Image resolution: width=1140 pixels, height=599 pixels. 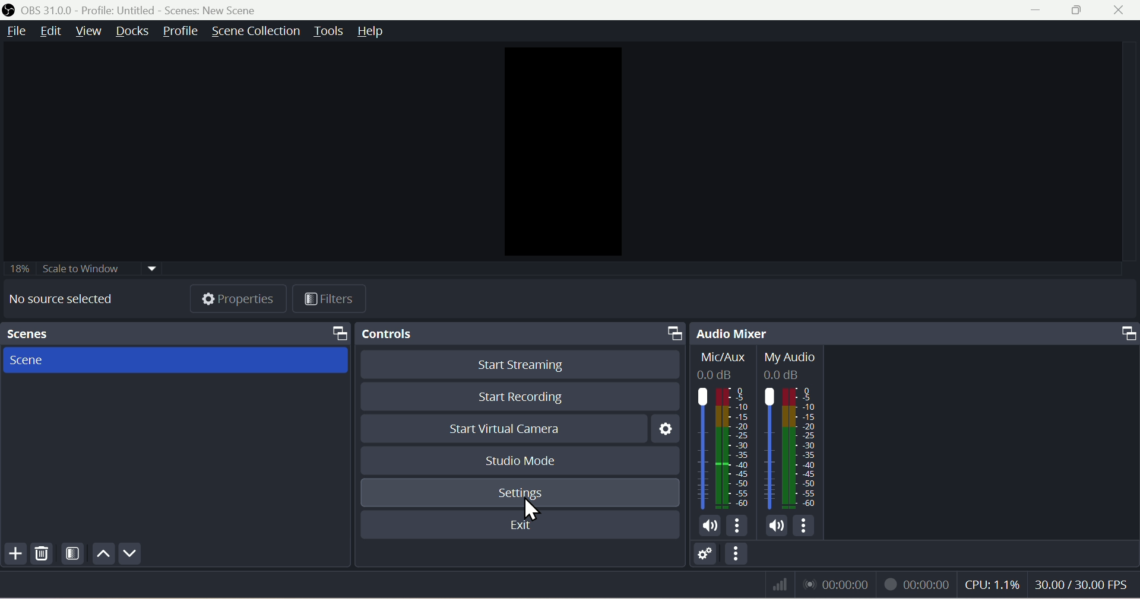 What do you see at coordinates (919, 584) in the screenshot?
I see `Video Recording` at bounding box center [919, 584].